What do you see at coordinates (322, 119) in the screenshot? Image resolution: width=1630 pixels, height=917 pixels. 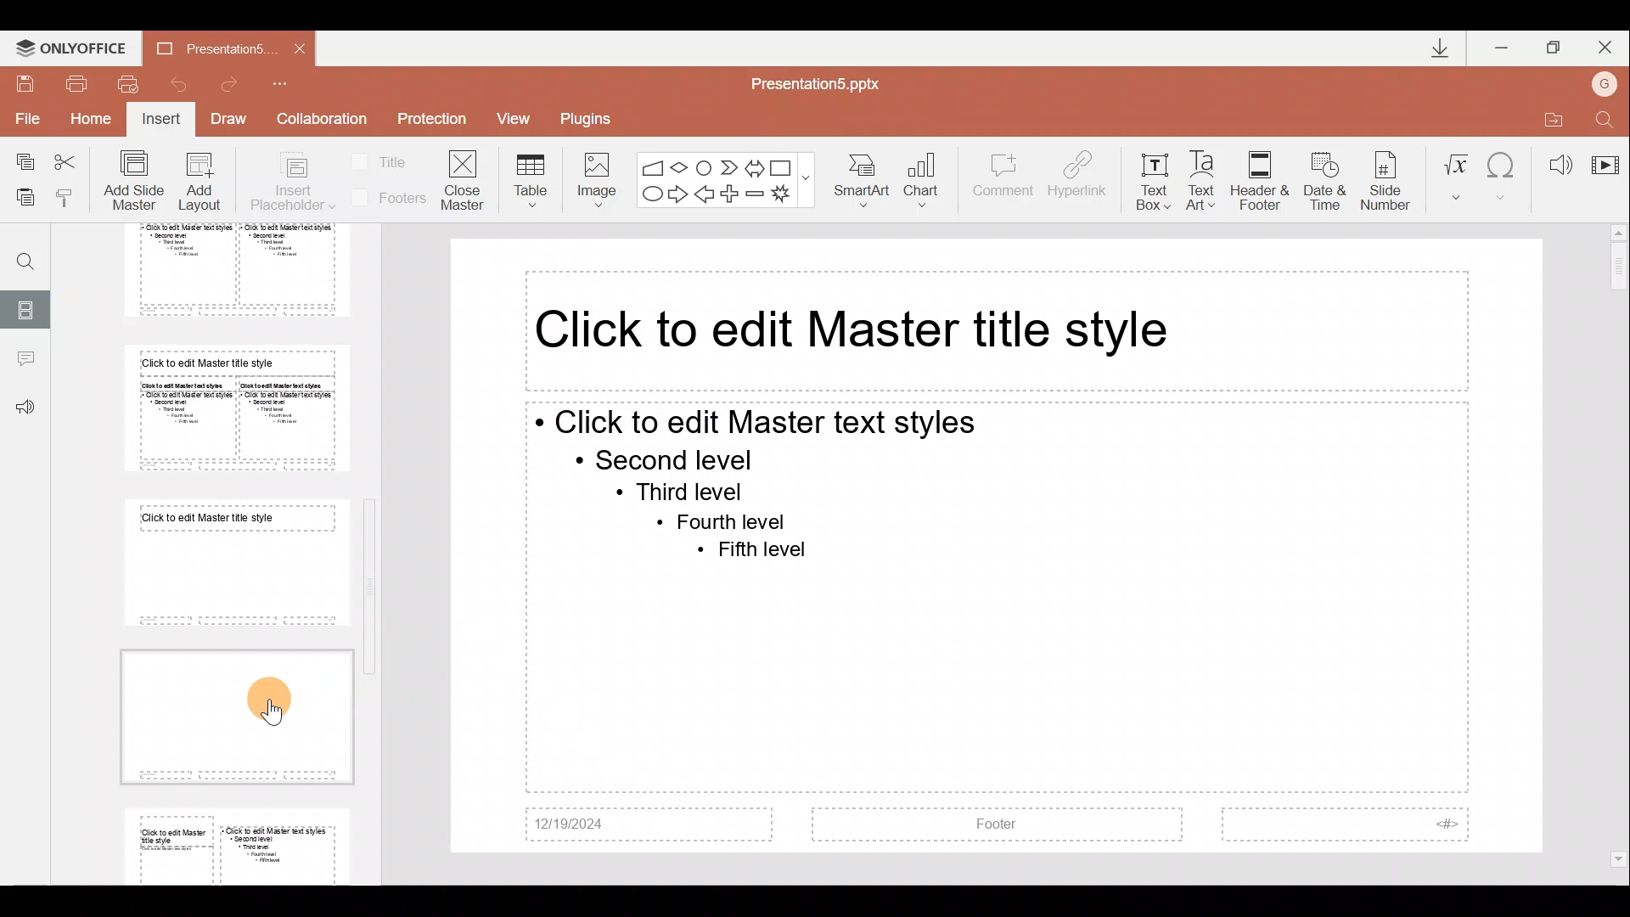 I see `Collaboration` at bounding box center [322, 119].